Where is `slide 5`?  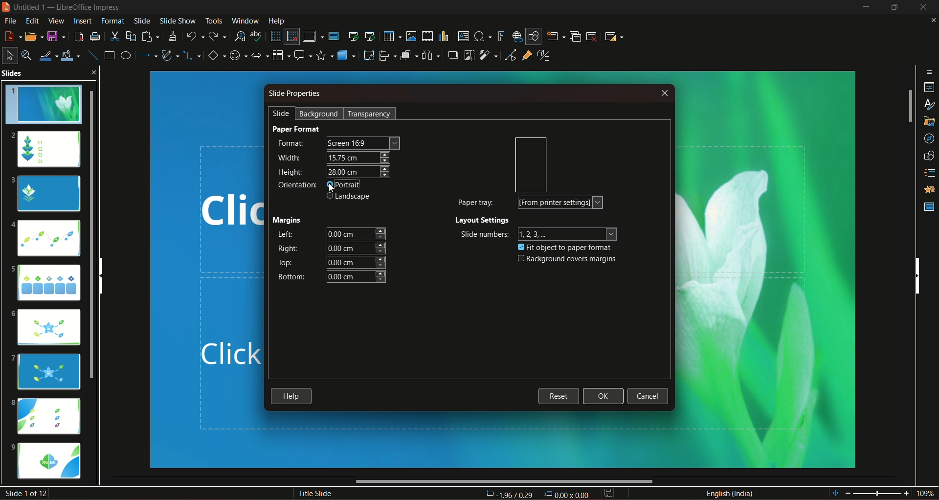 slide 5 is located at coordinates (45, 281).